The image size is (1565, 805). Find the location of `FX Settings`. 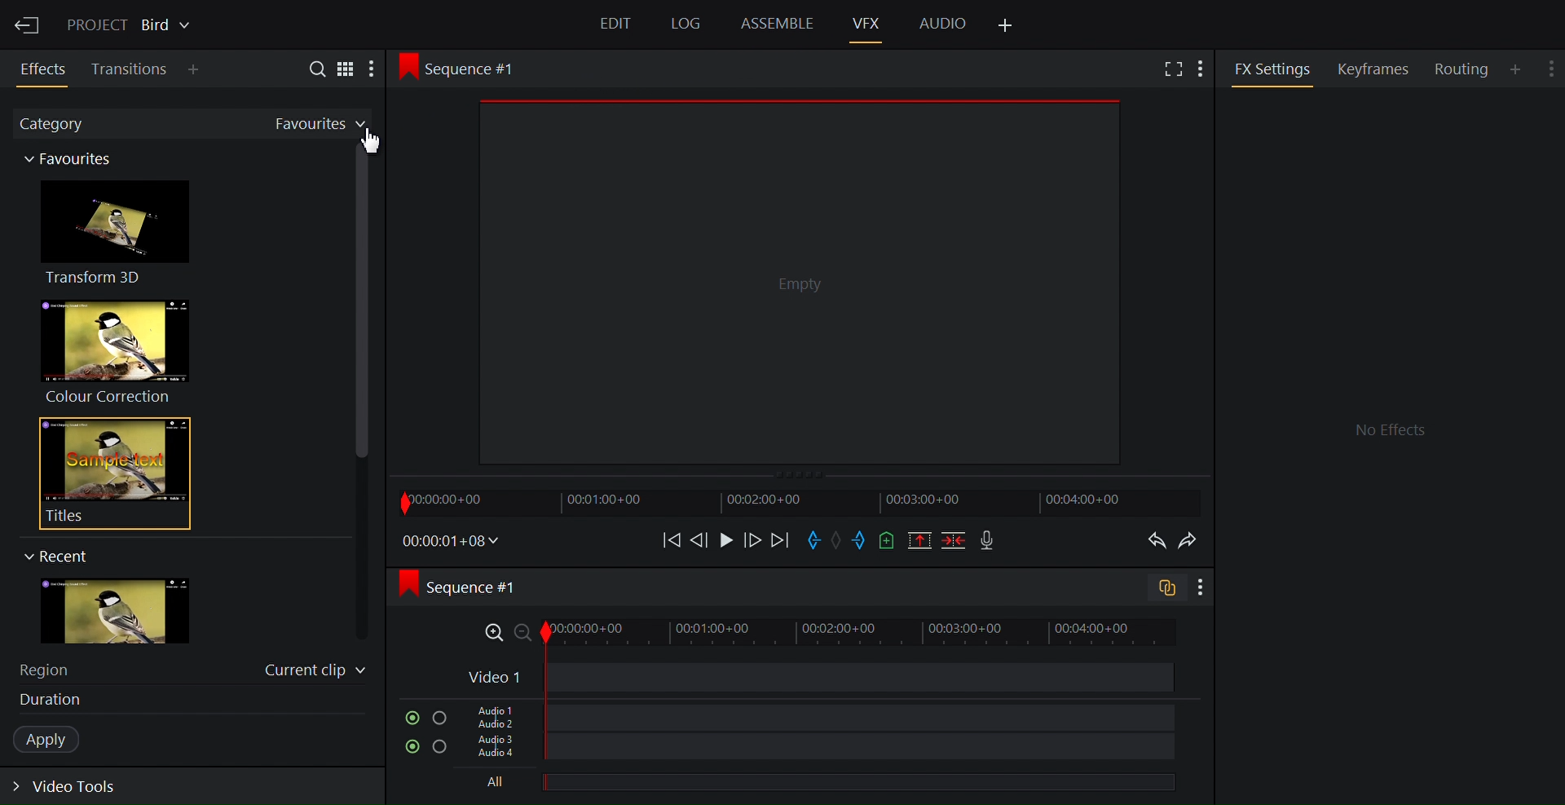

FX Settings is located at coordinates (1272, 68).